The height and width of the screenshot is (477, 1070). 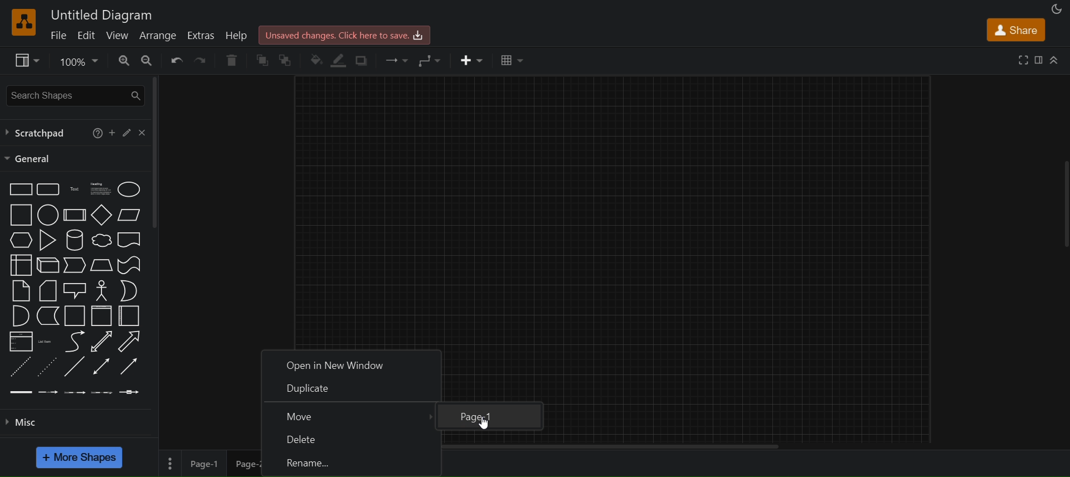 What do you see at coordinates (48, 391) in the screenshot?
I see `connector with 1 label` at bounding box center [48, 391].